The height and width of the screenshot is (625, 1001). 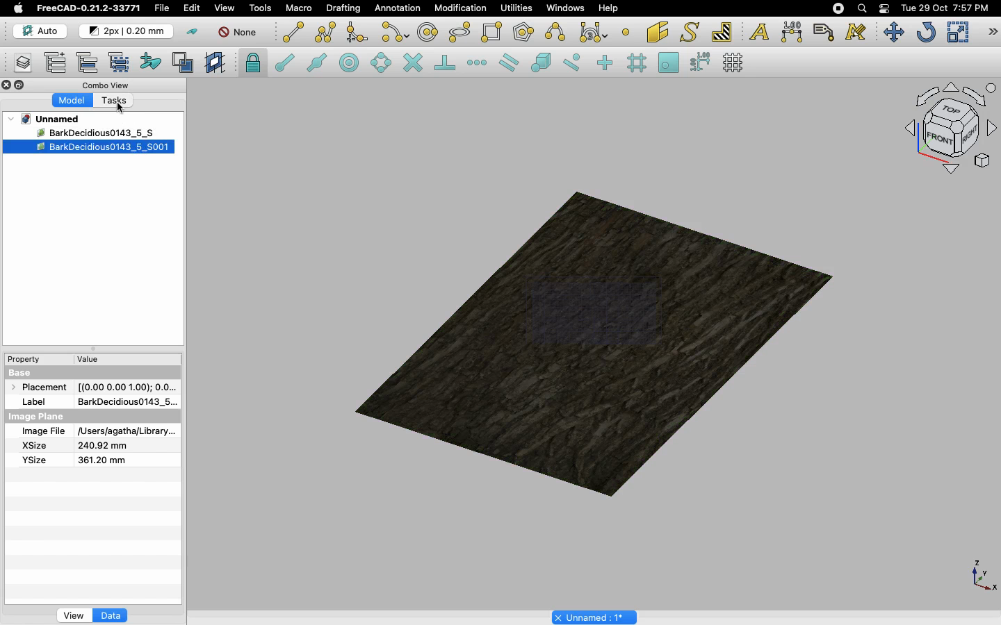 I want to click on Snap near, so click(x=576, y=62).